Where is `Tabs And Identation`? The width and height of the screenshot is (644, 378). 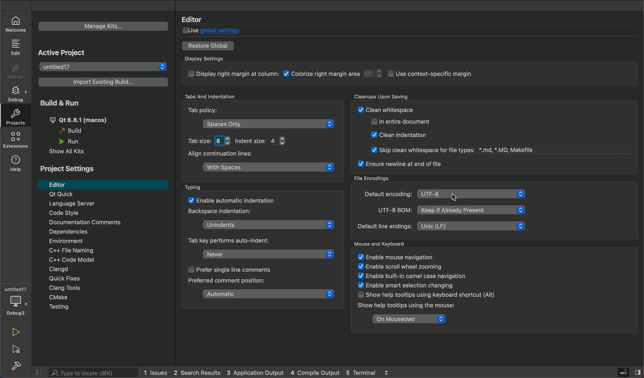
Tabs And Identation is located at coordinates (225, 96).